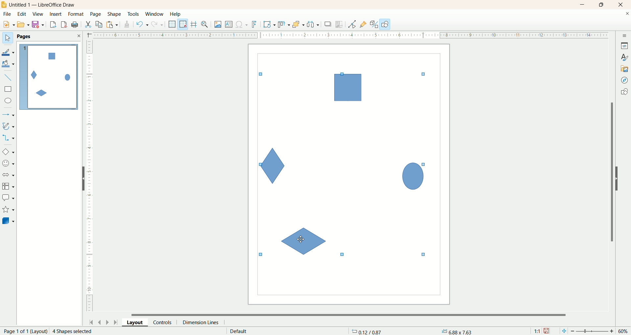 The width and height of the screenshot is (631, 335). Describe the element at coordinates (620, 177) in the screenshot. I see `hide` at that location.